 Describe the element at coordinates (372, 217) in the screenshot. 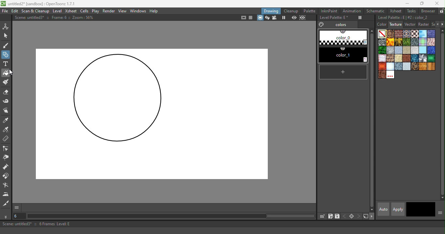

I see `next ` at that location.